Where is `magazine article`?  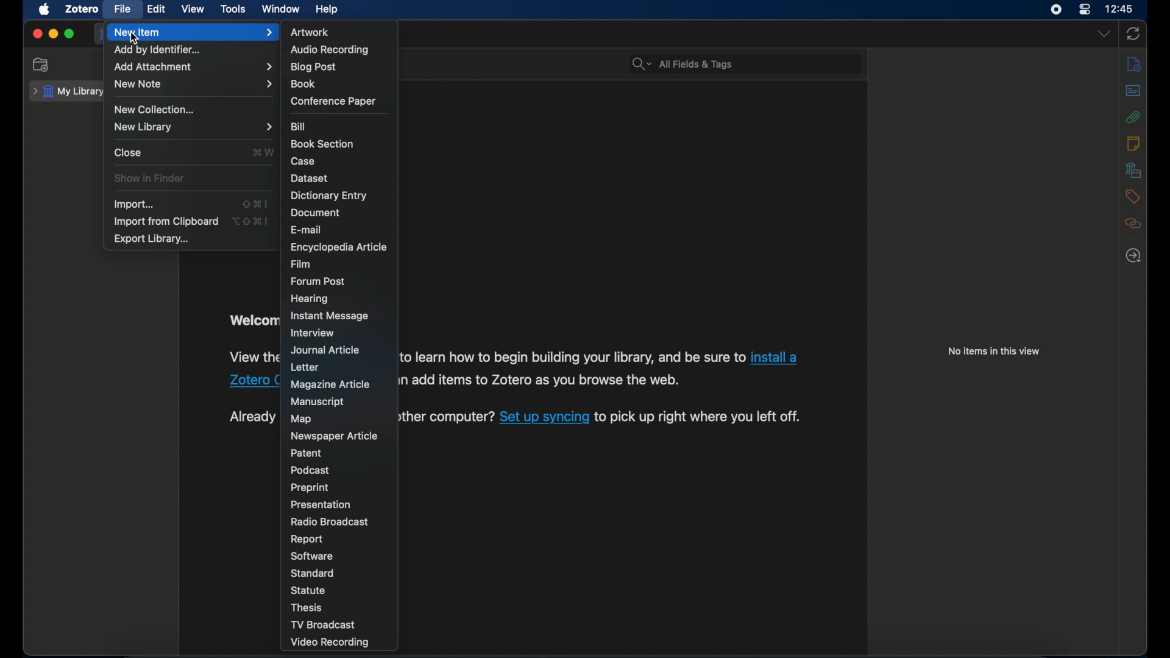
magazine article is located at coordinates (330, 384).